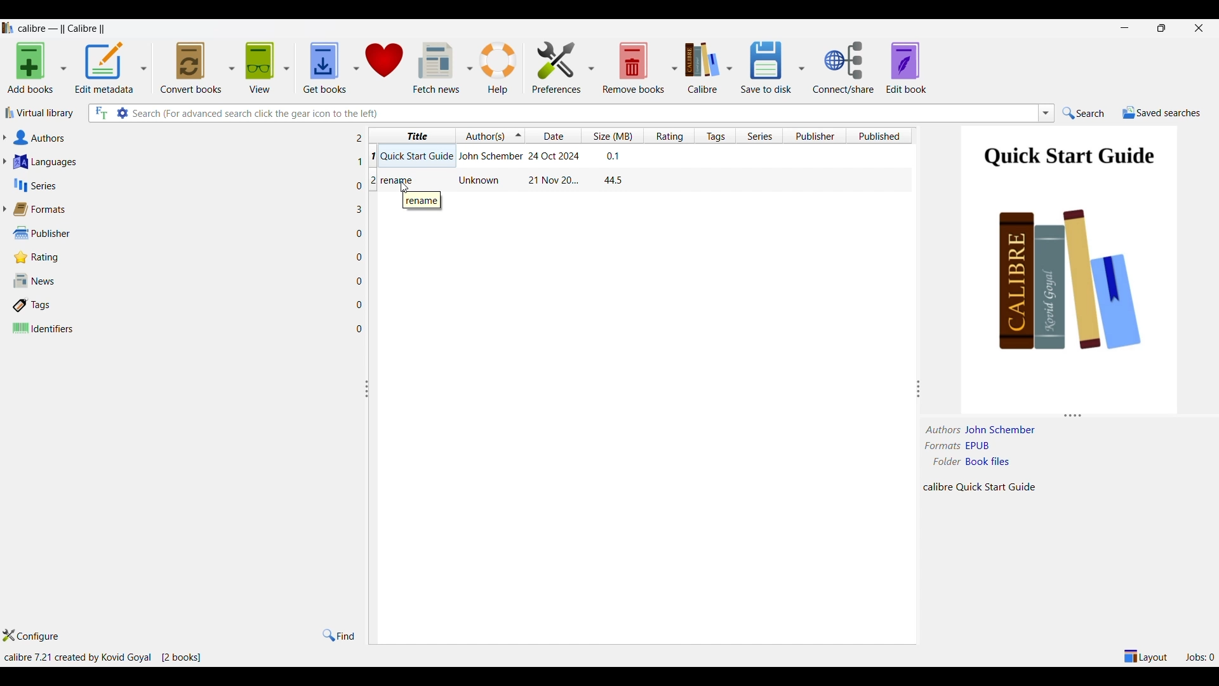 This screenshot has width=1219, height=686. I want to click on Languages , so click(180, 162).